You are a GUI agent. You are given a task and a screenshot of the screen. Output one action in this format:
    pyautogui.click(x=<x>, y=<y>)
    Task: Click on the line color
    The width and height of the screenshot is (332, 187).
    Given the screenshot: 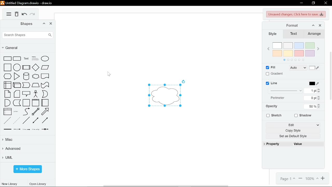 What is the action you would take?
    pyautogui.click(x=314, y=84)
    